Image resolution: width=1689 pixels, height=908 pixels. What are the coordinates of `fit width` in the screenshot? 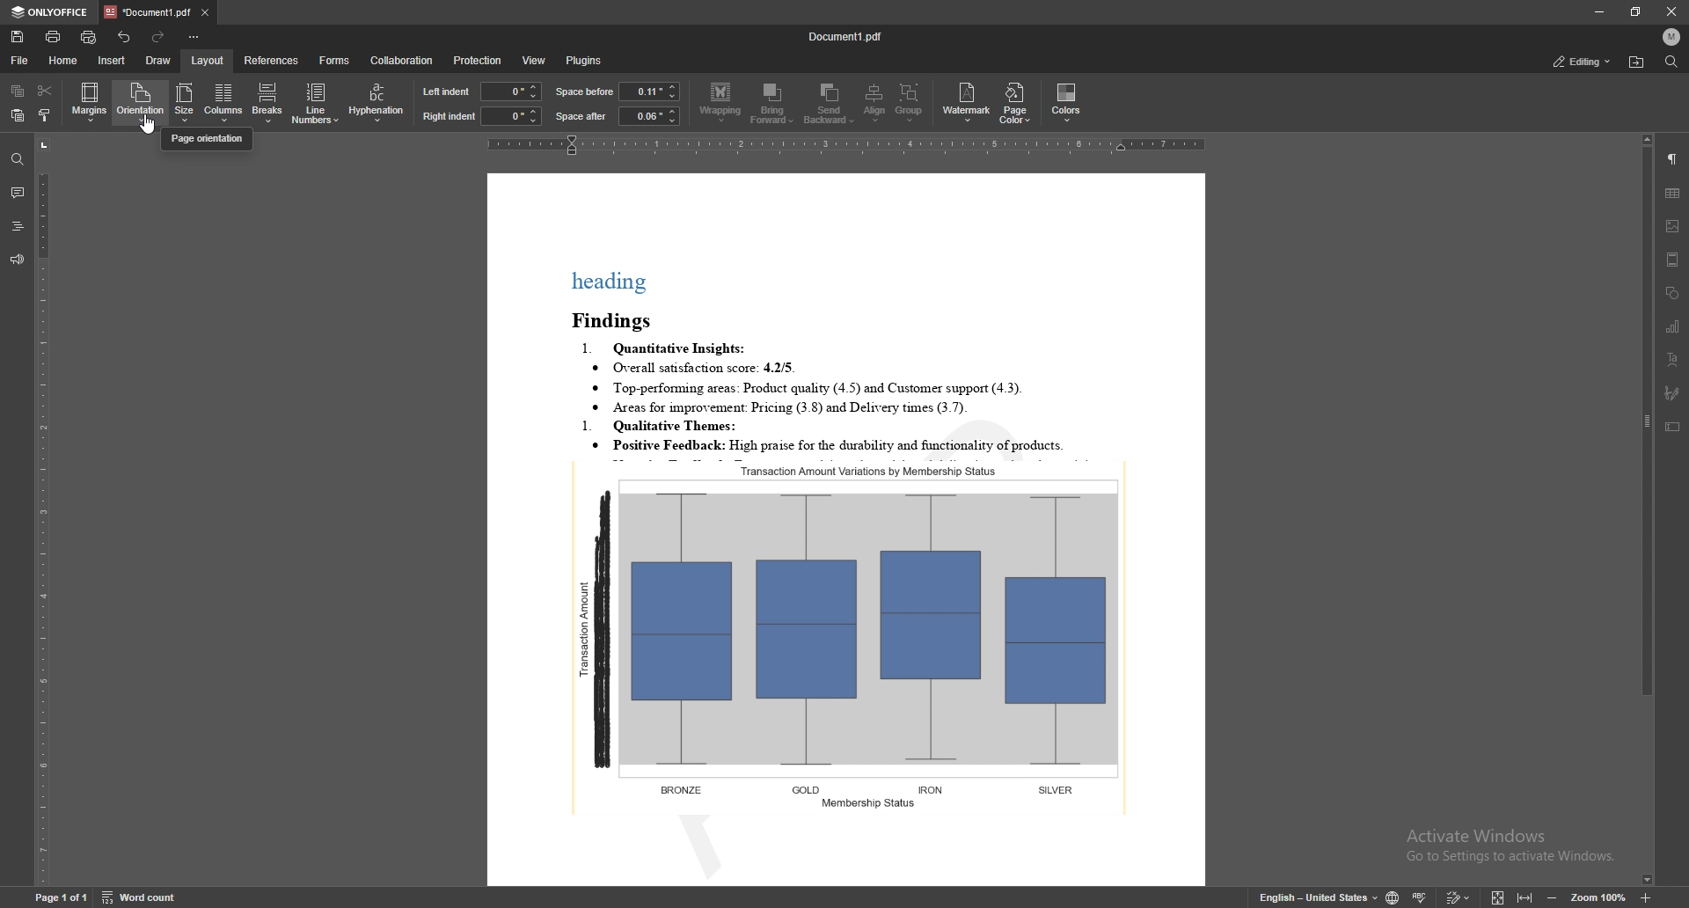 It's located at (1525, 895).